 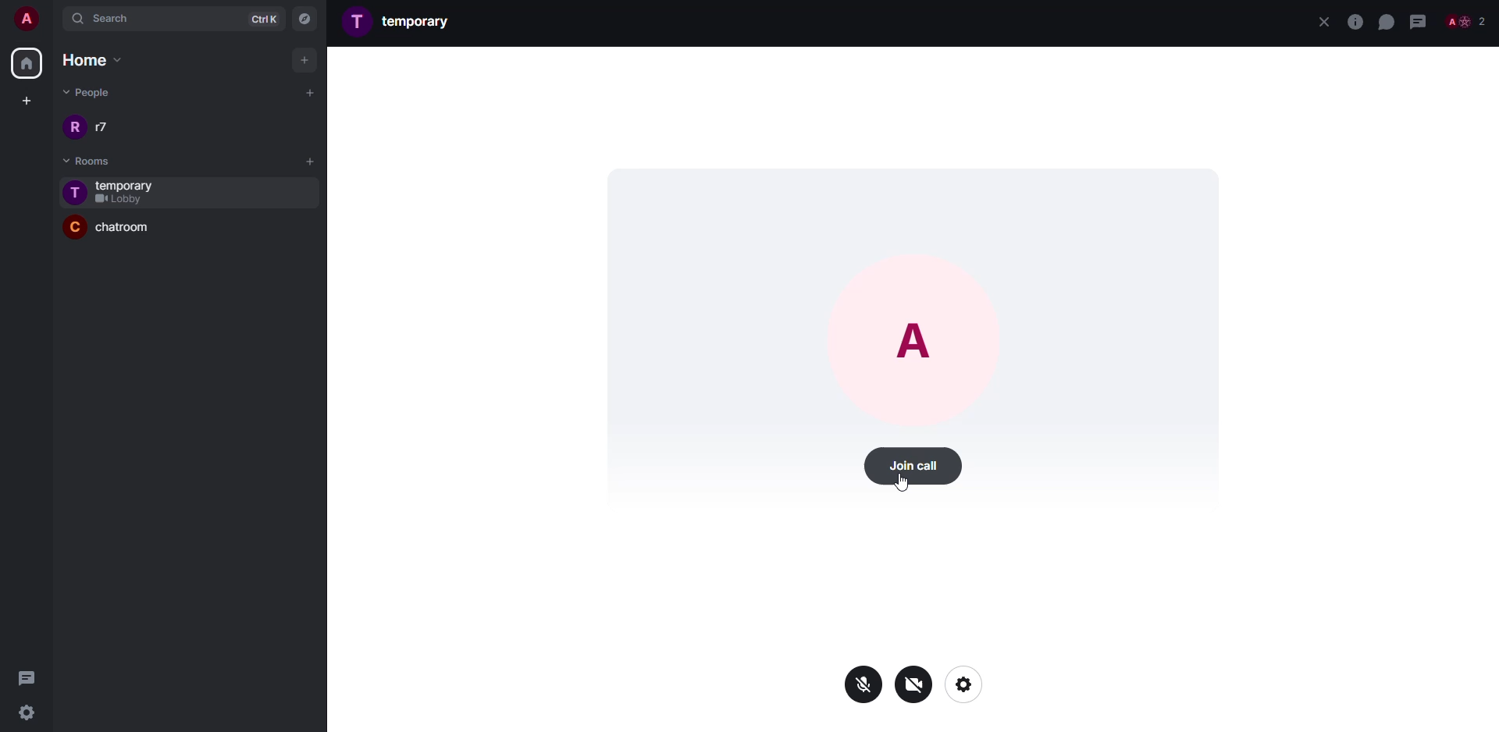 What do you see at coordinates (33, 712) in the screenshot?
I see `settings` at bounding box center [33, 712].